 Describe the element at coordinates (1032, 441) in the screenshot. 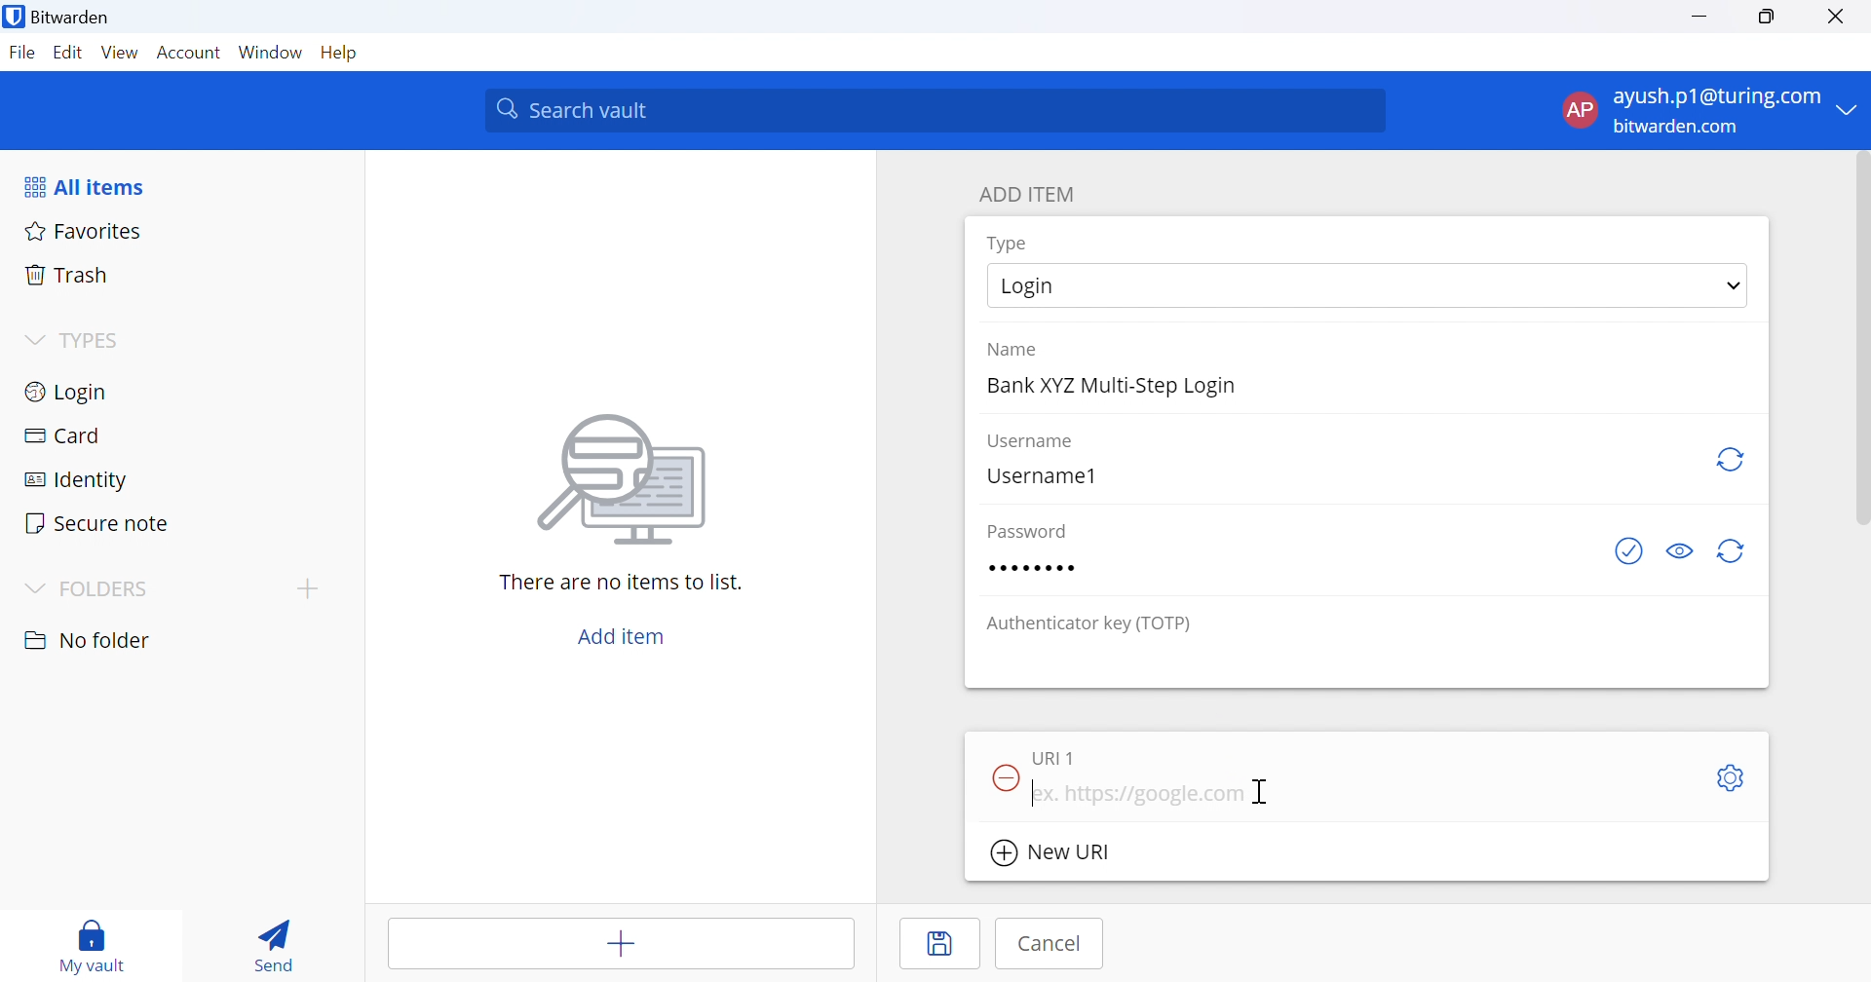

I see `Username` at that location.